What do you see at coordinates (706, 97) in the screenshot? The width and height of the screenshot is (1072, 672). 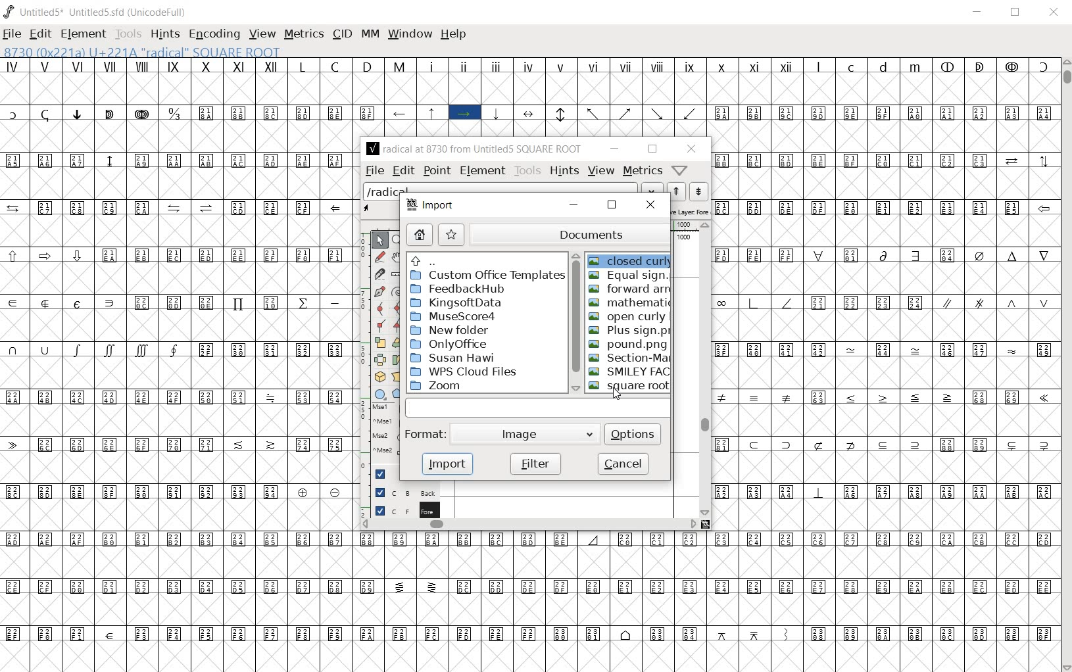 I see `Glyph characters` at bounding box center [706, 97].